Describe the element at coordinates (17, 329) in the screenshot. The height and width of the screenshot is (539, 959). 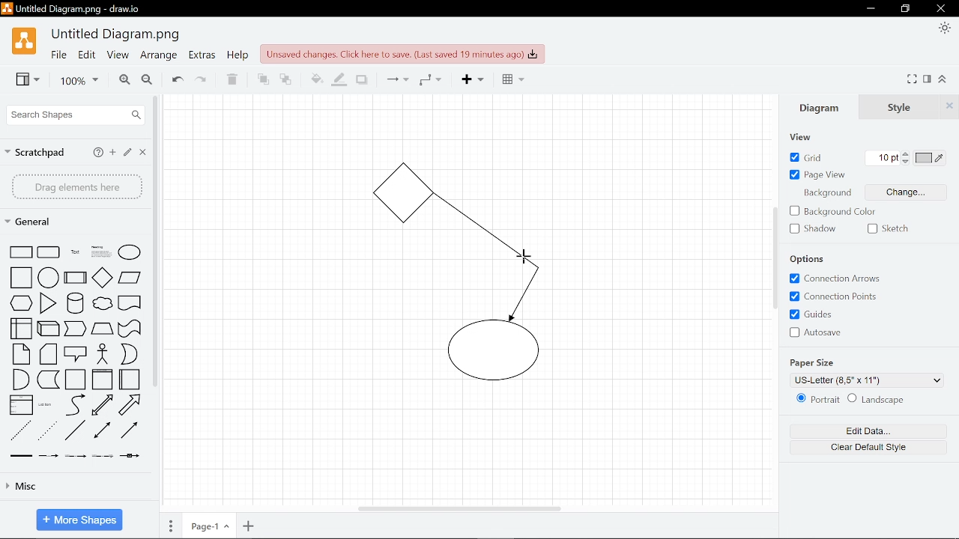
I see `shape` at that location.